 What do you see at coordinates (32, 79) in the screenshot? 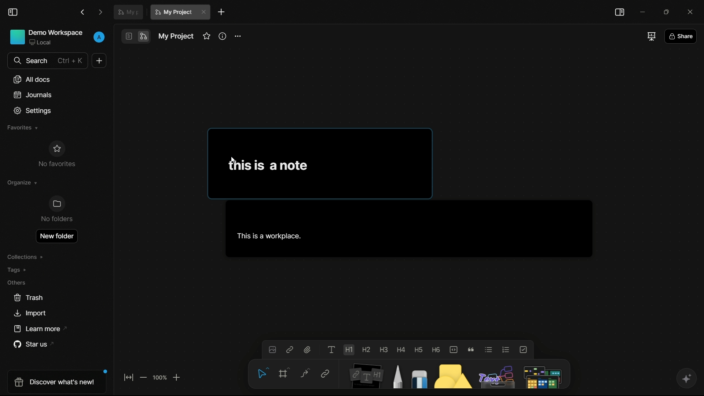
I see `all documents` at bounding box center [32, 79].